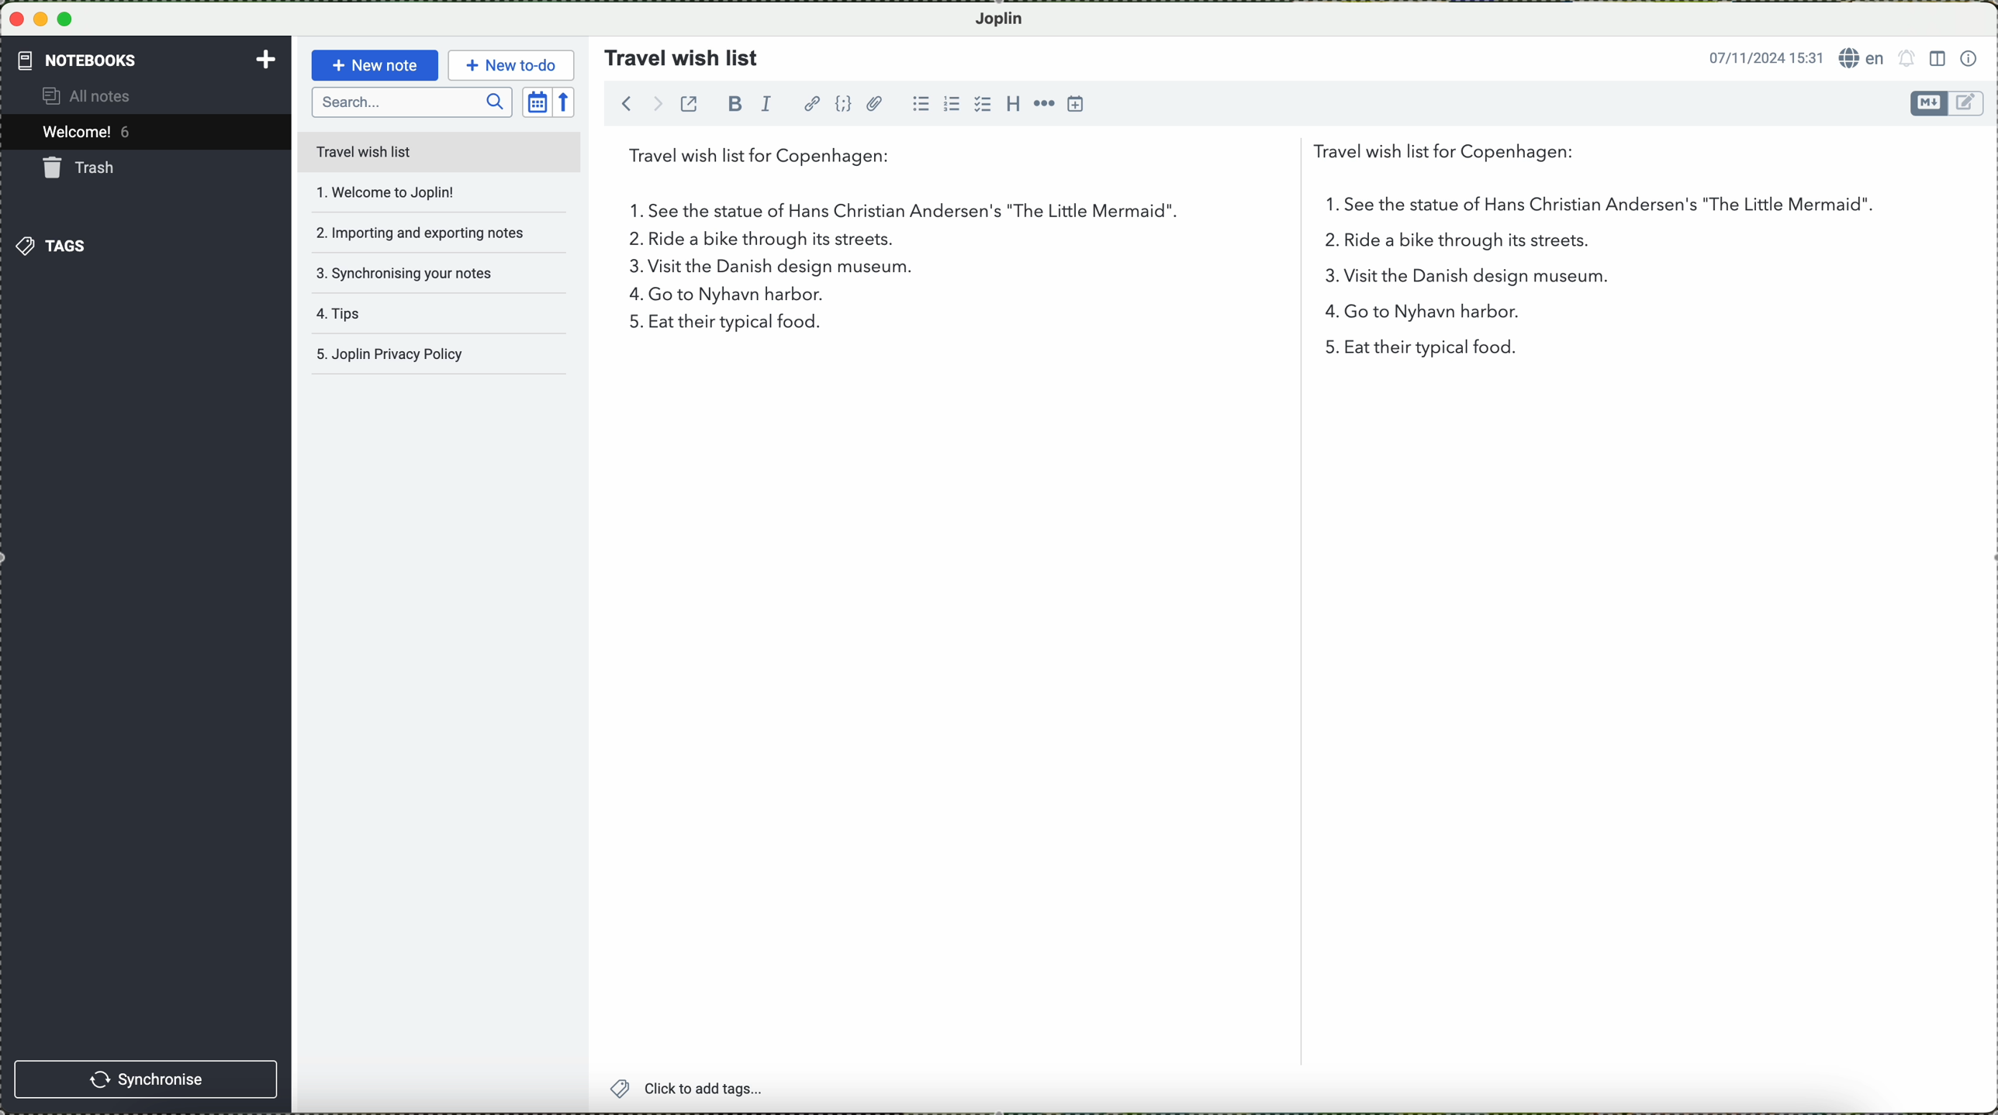 The height and width of the screenshot is (1115, 1998). Describe the element at coordinates (1234, 210) in the screenshot. I see `first point` at that location.